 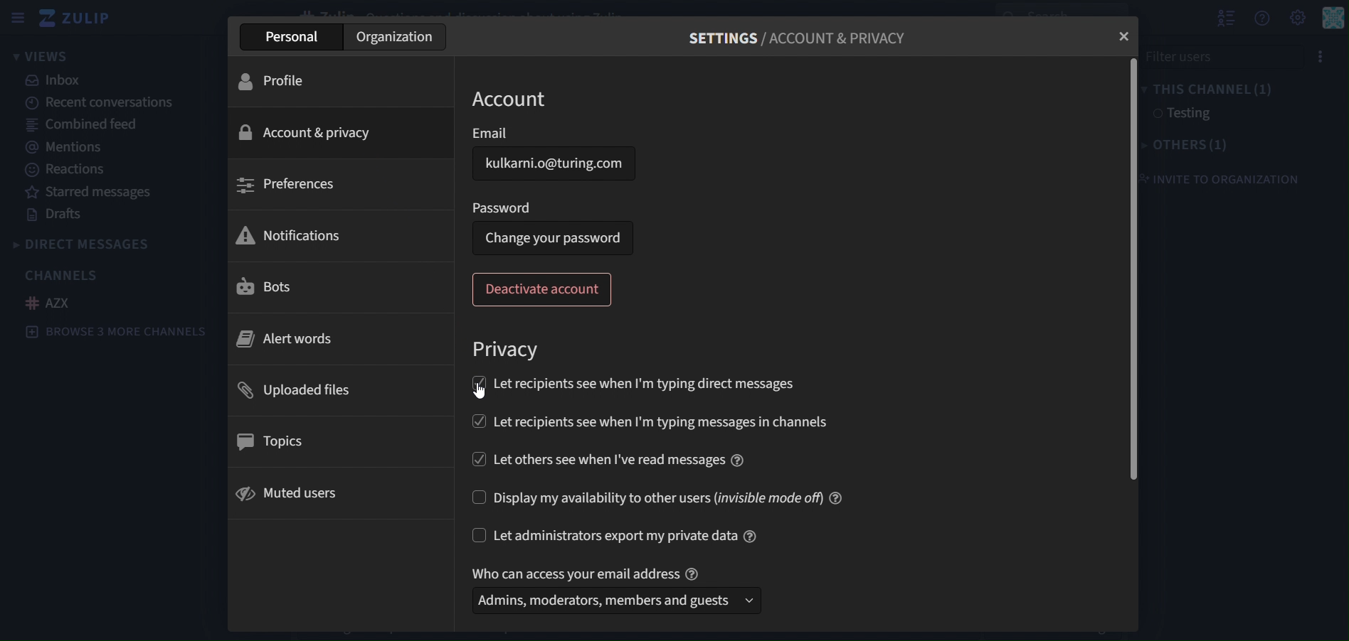 I want to click on privacy, so click(x=505, y=352).